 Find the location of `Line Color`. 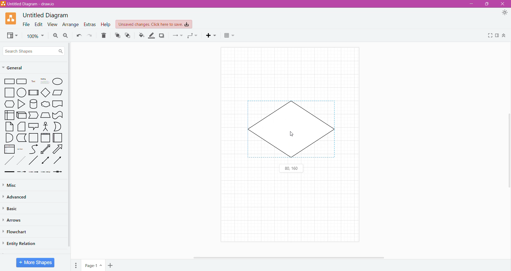

Line Color is located at coordinates (152, 36).